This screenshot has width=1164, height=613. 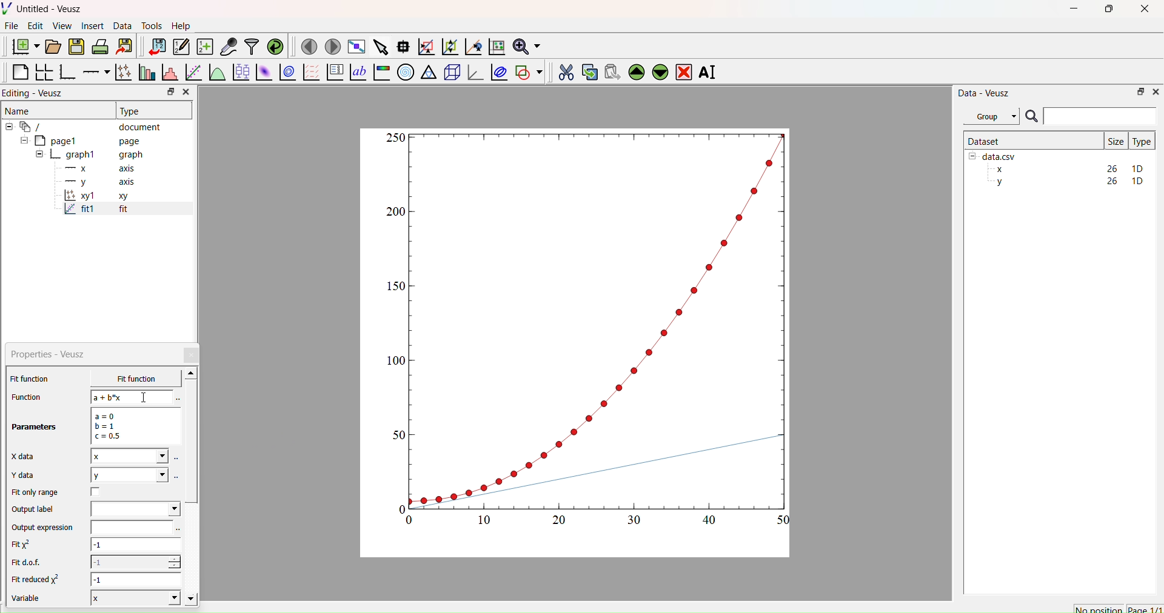 What do you see at coordinates (357, 72) in the screenshot?
I see `Text label` at bounding box center [357, 72].